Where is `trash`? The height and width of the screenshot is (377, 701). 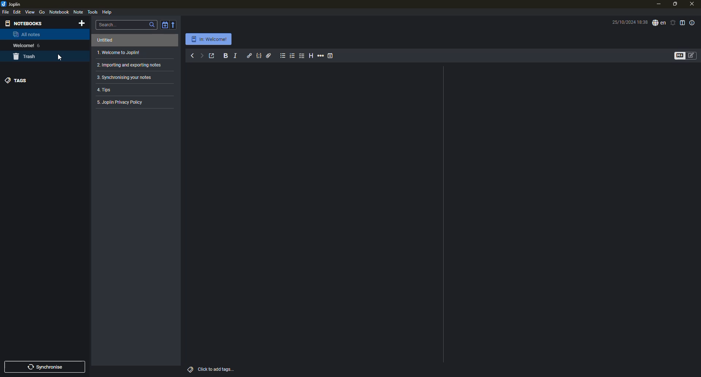
trash is located at coordinates (26, 57).